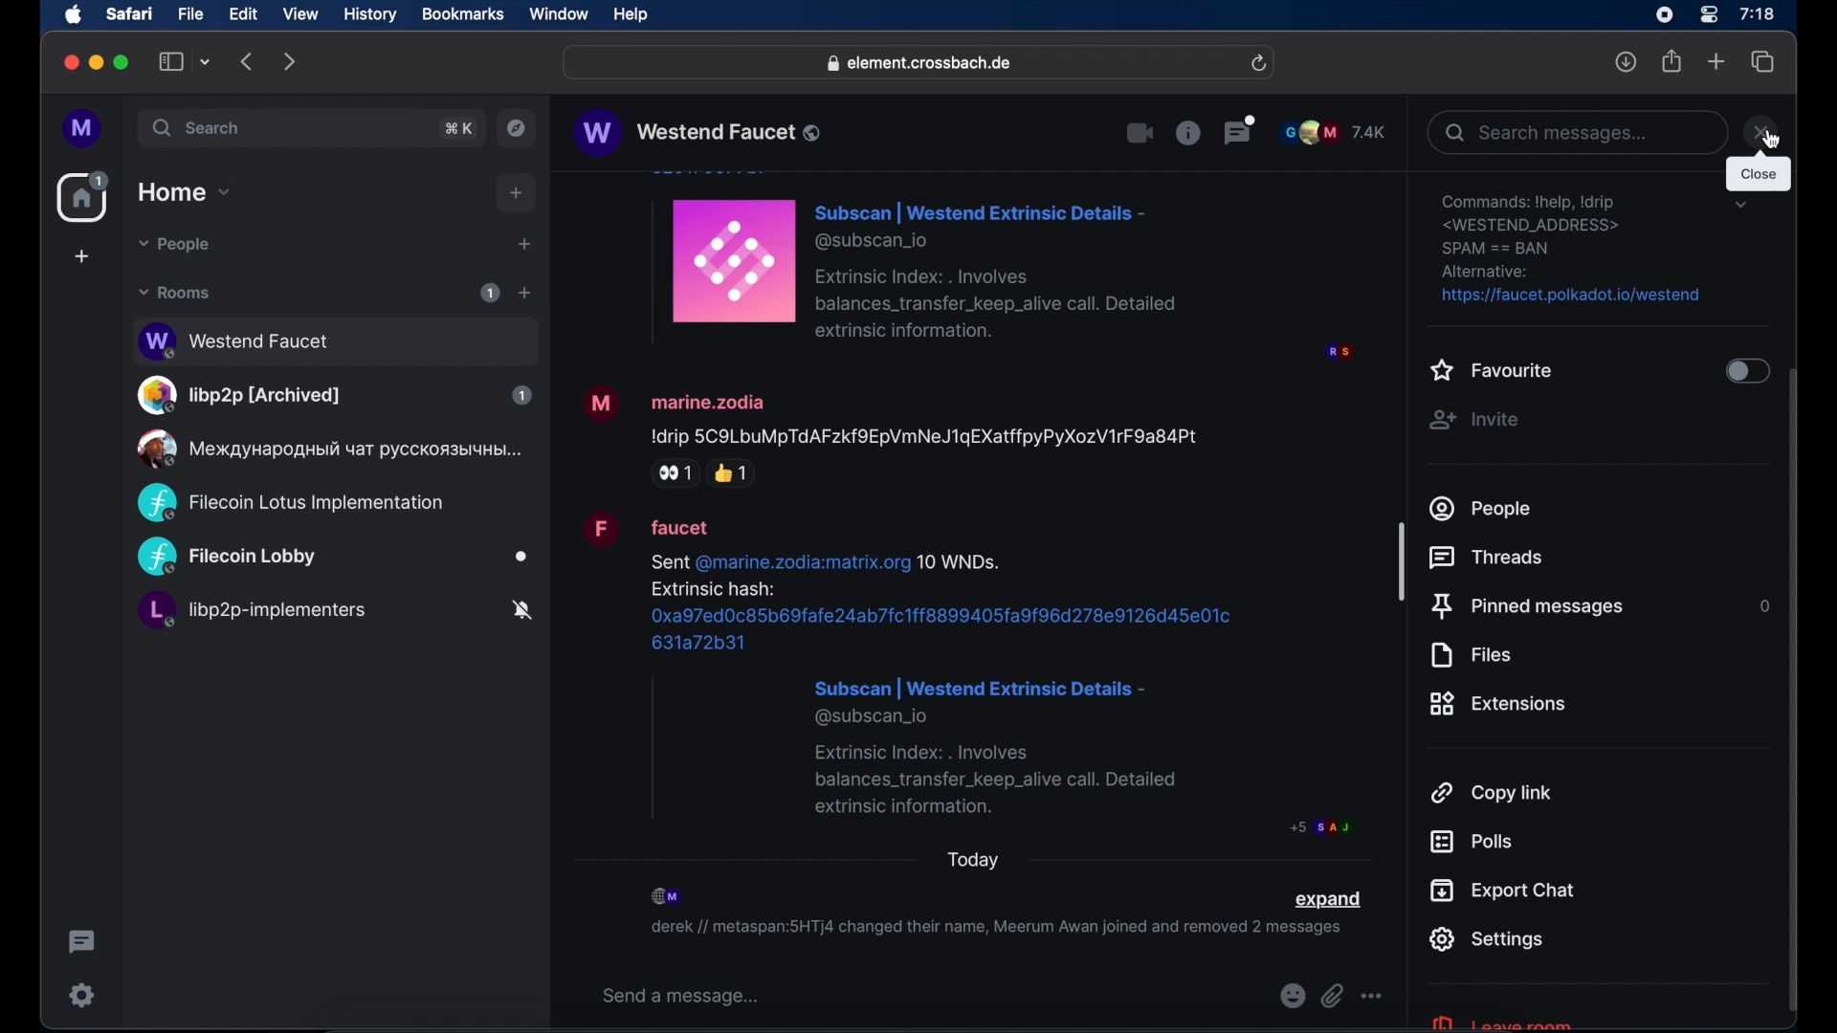  Describe the element at coordinates (171, 61) in the screenshot. I see `show sidebar` at that location.